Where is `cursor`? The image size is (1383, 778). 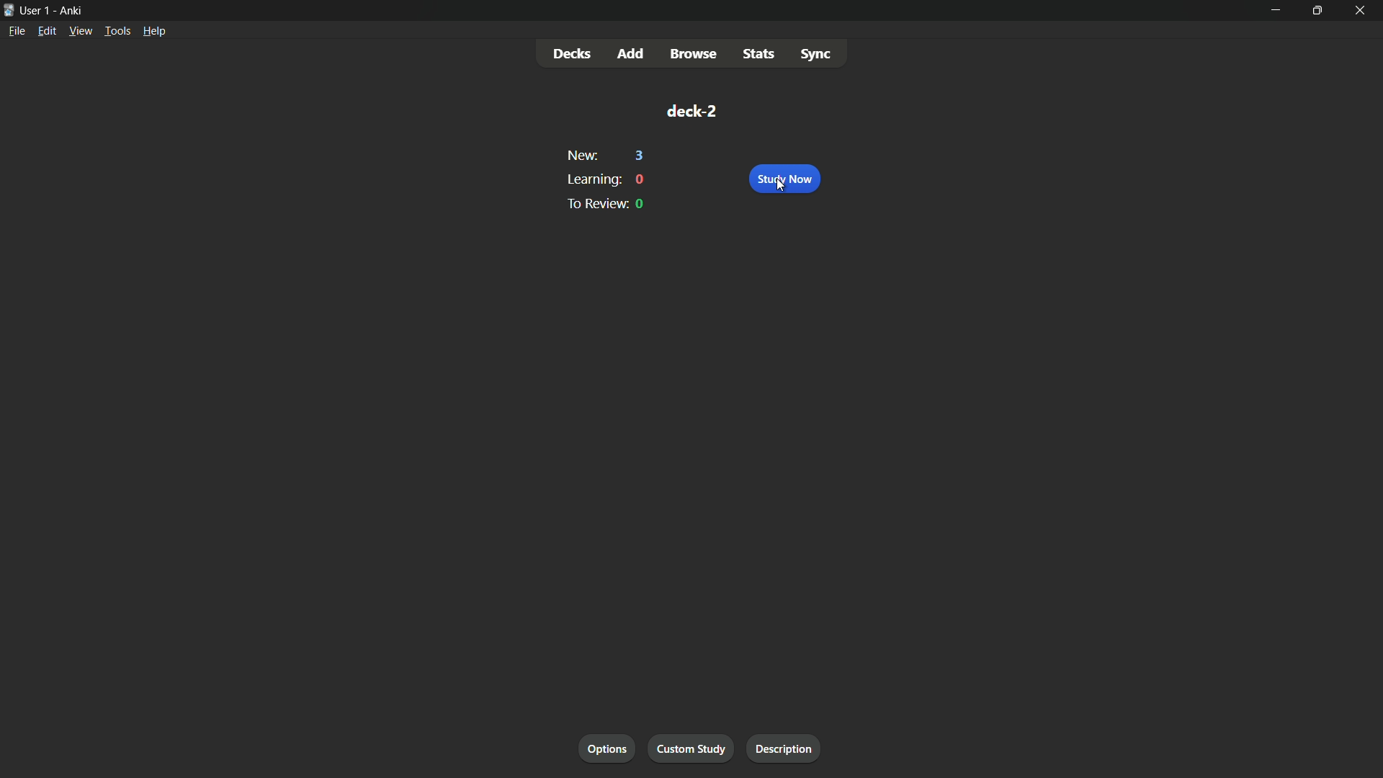
cursor is located at coordinates (782, 187).